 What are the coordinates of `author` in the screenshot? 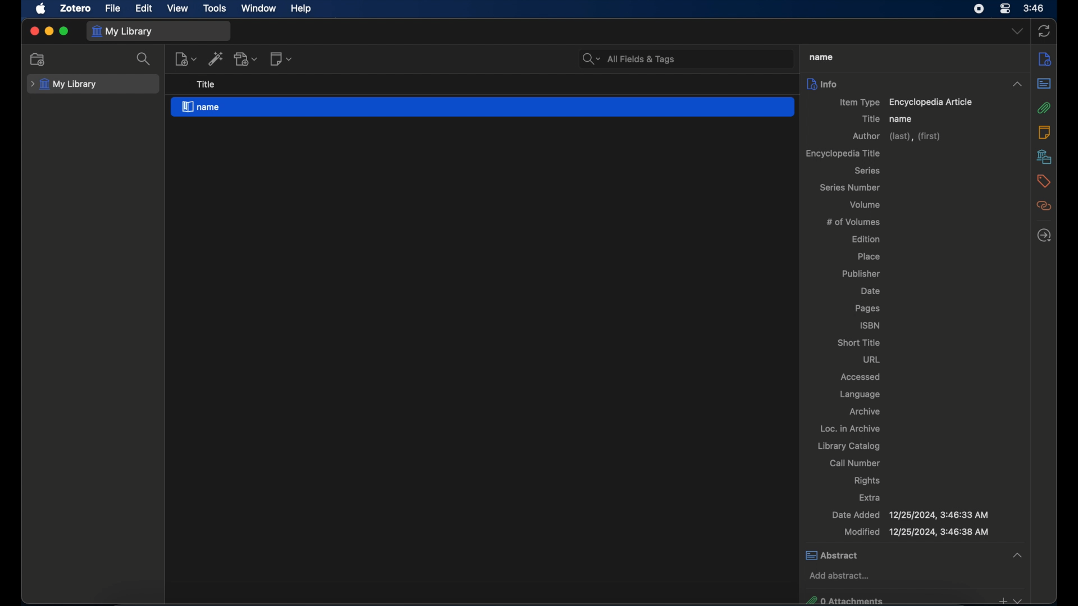 It's located at (899, 137).